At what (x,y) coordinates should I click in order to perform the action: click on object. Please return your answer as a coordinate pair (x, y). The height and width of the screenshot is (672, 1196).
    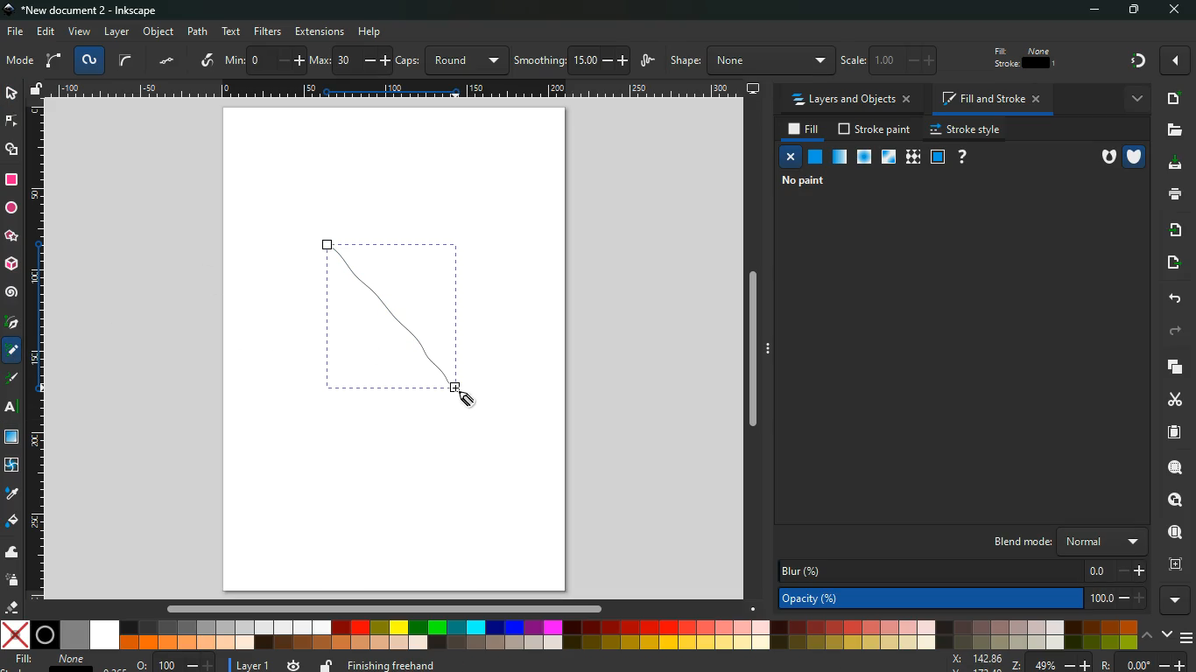
    Looking at the image, I should click on (159, 31).